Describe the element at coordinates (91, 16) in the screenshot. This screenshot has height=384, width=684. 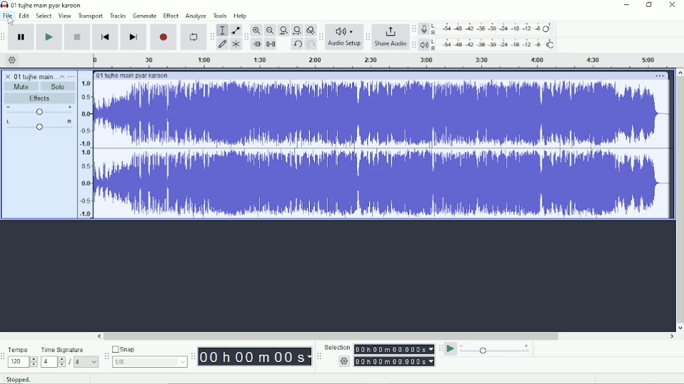
I see `Transport` at that location.